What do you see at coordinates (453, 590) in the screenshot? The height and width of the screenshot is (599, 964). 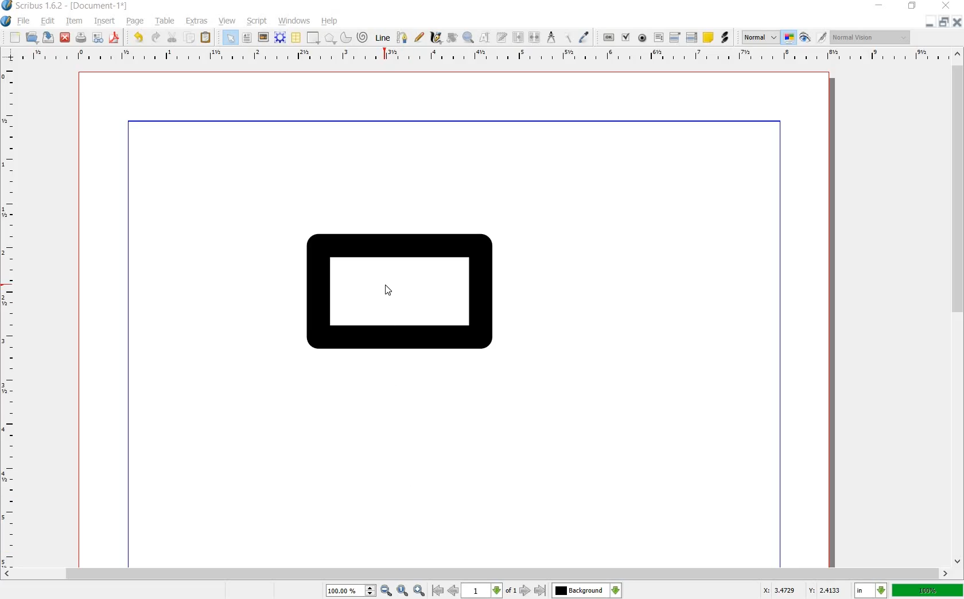 I see `go to previous page` at bounding box center [453, 590].